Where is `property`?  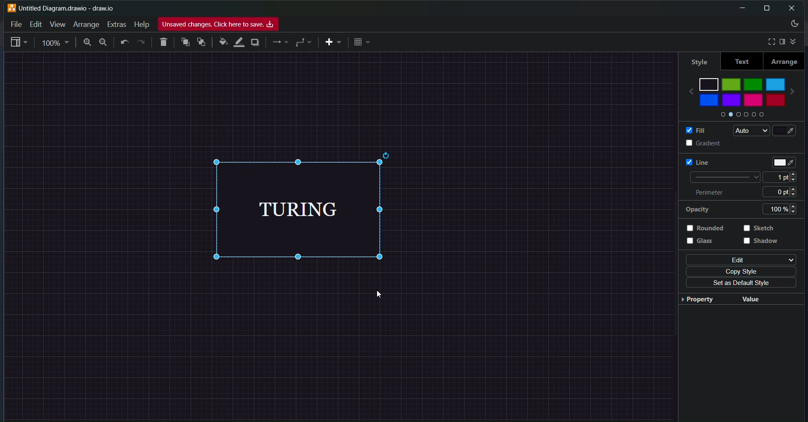
property is located at coordinates (696, 301).